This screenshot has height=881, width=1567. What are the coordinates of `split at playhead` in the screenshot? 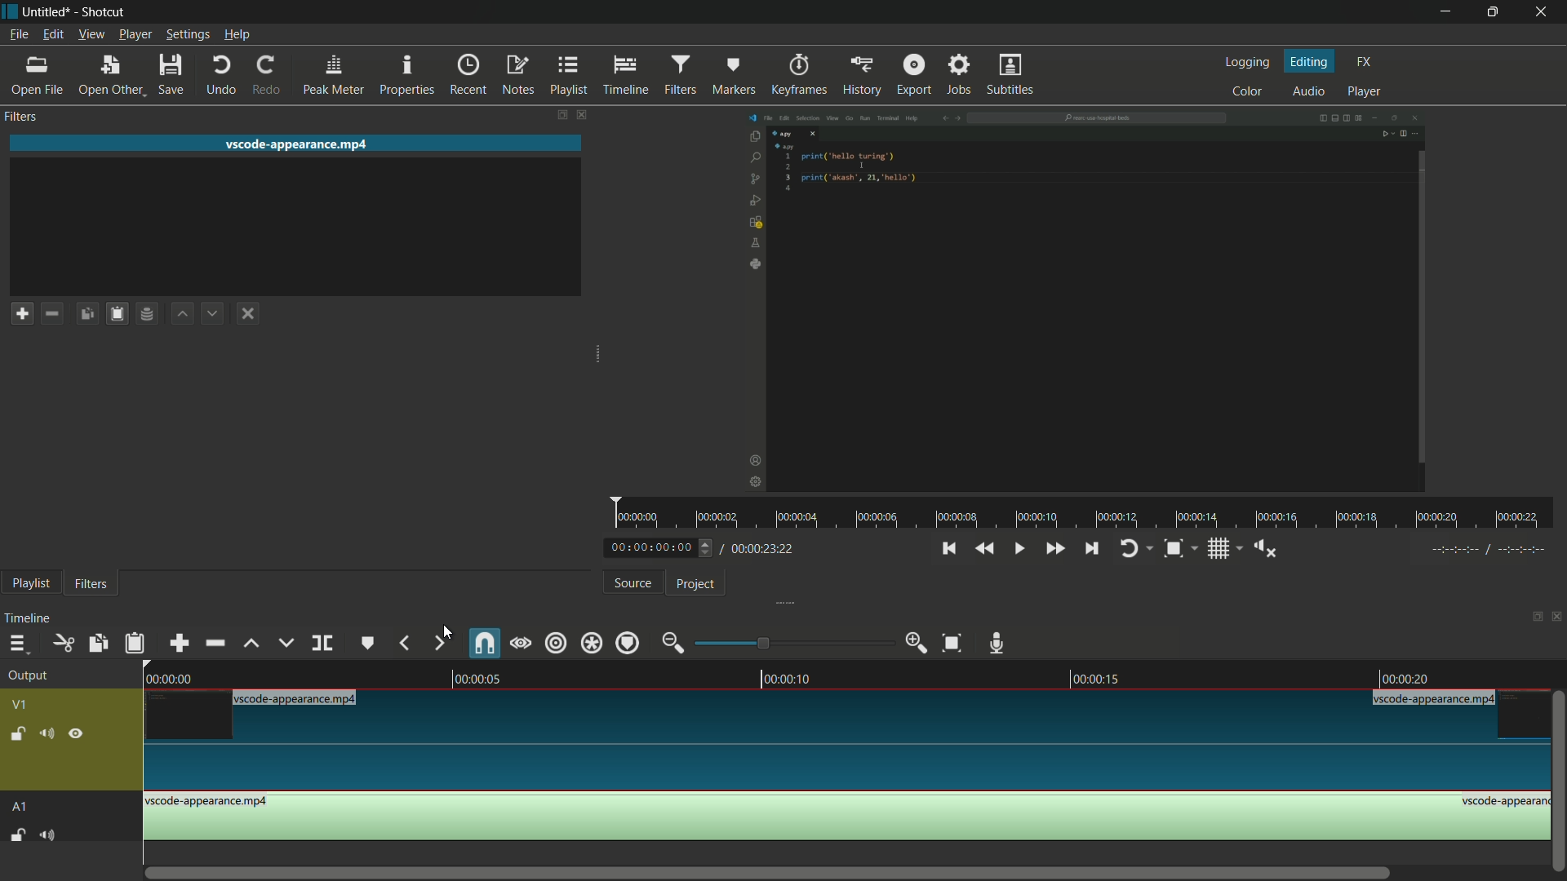 It's located at (324, 643).